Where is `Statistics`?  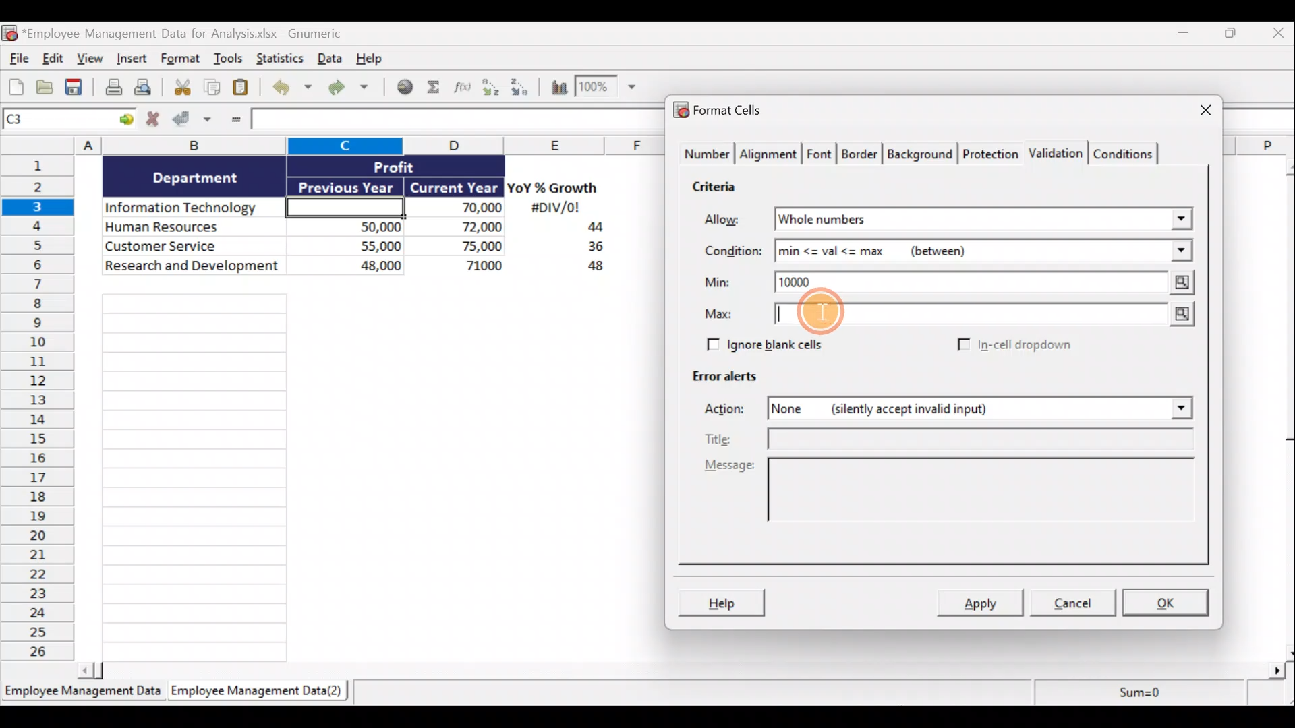
Statistics is located at coordinates (279, 58).